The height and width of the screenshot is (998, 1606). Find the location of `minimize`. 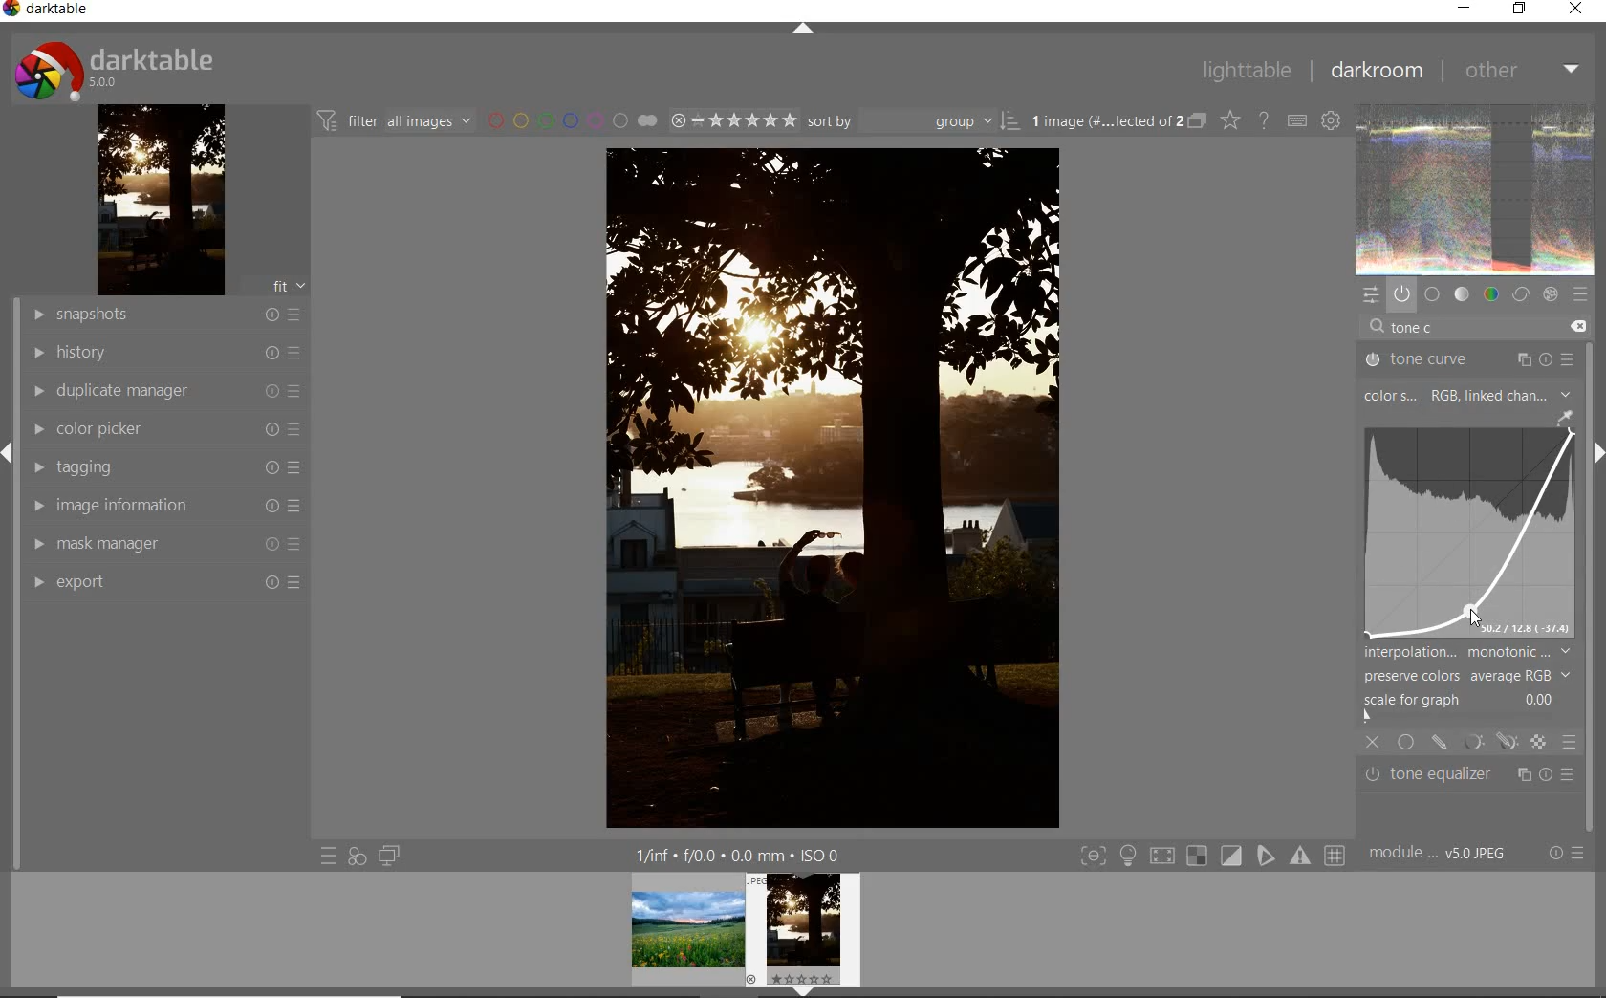

minimize is located at coordinates (1462, 8).